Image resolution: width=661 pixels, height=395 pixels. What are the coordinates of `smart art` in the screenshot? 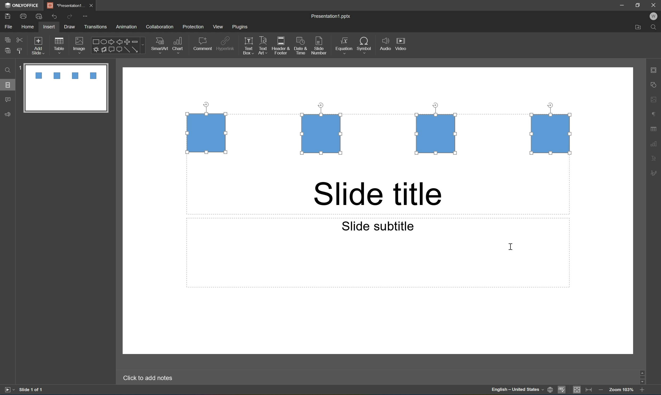 It's located at (158, 44).